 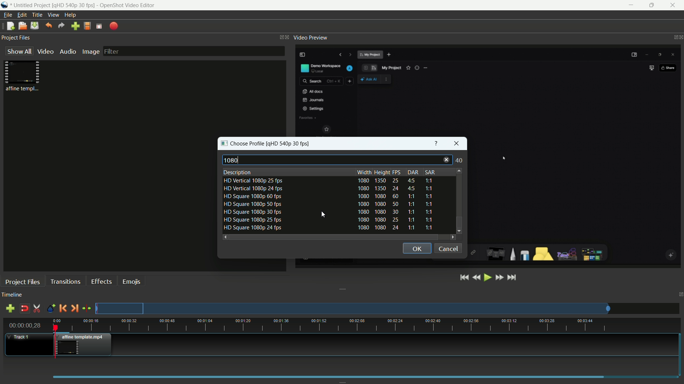 I want to click on profile, so click(x=87, y=26).